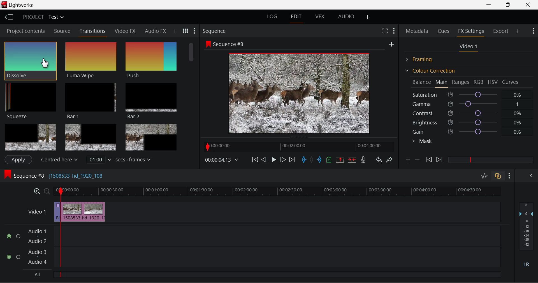  What do you see at coordinates (7, 17) in the screenshot?
I see `Back to Homepage` at bounding box center [7, 17].